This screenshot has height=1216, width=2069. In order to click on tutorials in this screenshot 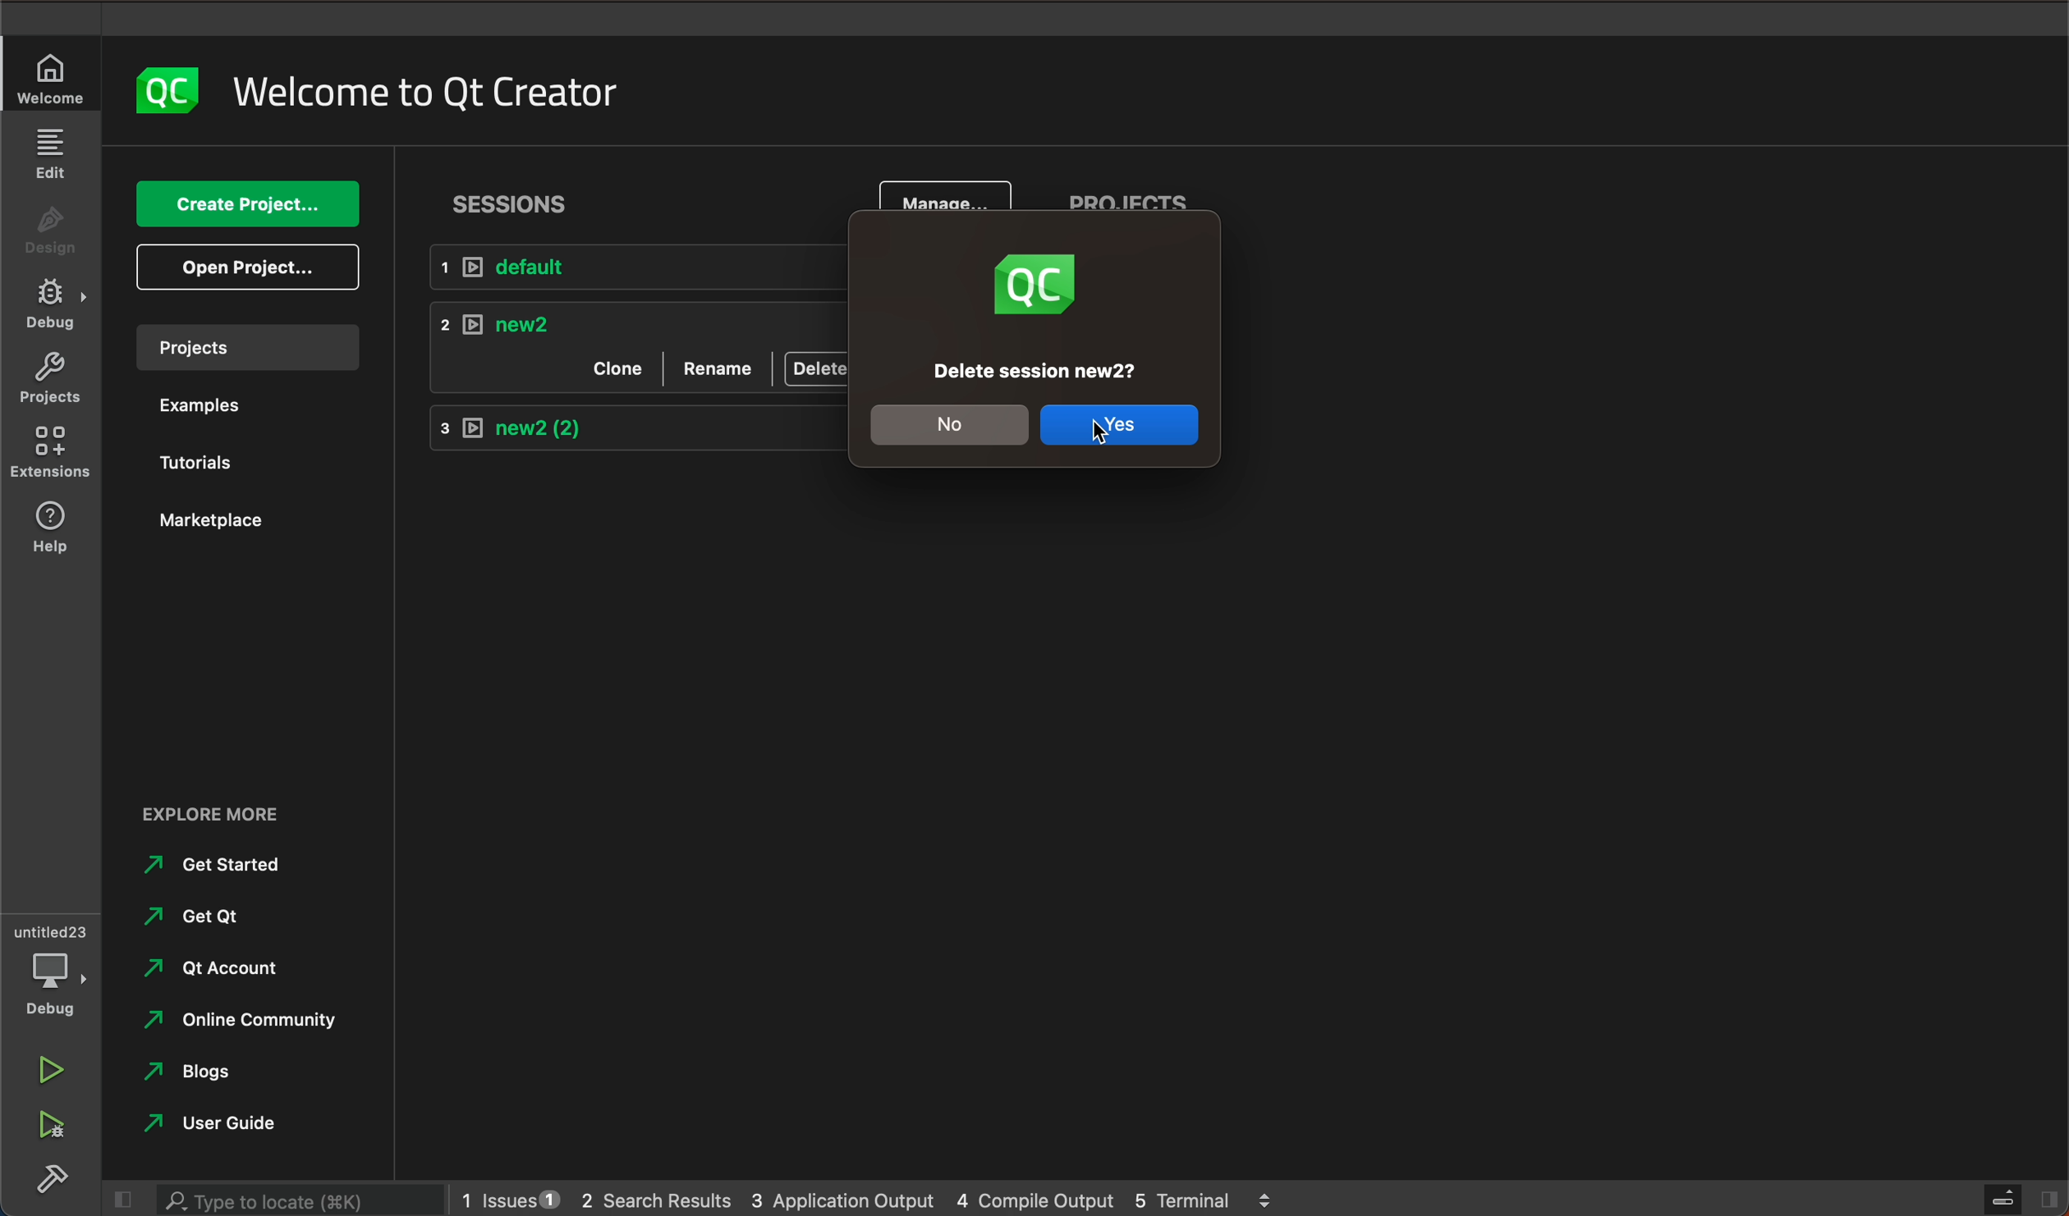, I will do `click(229, 463)`.